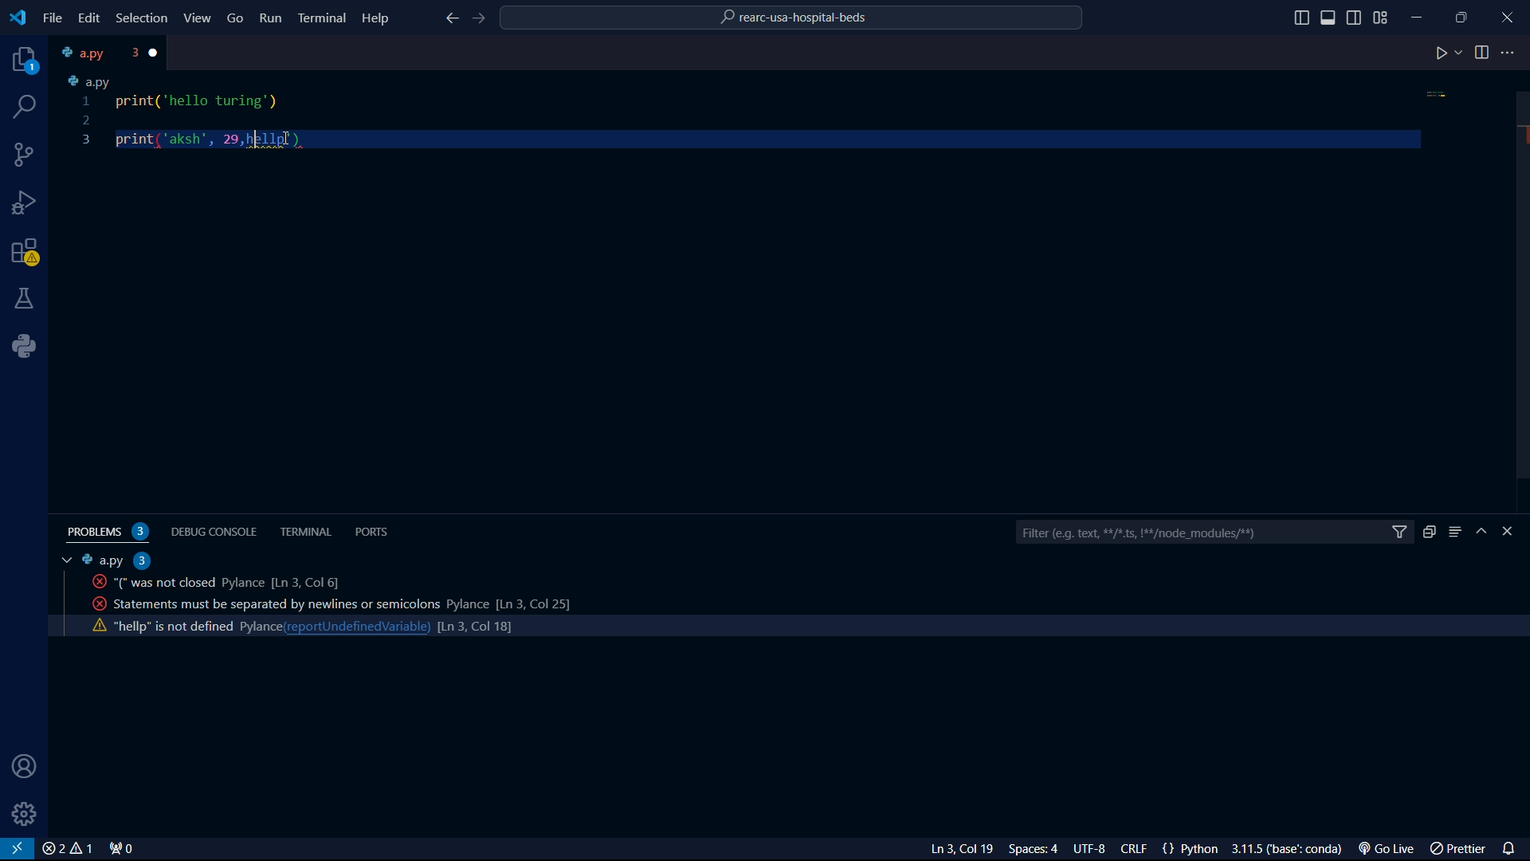 Image resolution: width=1530 pixels, height=861 pixels. Describe the element at coordinates (1448, 54) in the screenshot. I see `play` at that location.